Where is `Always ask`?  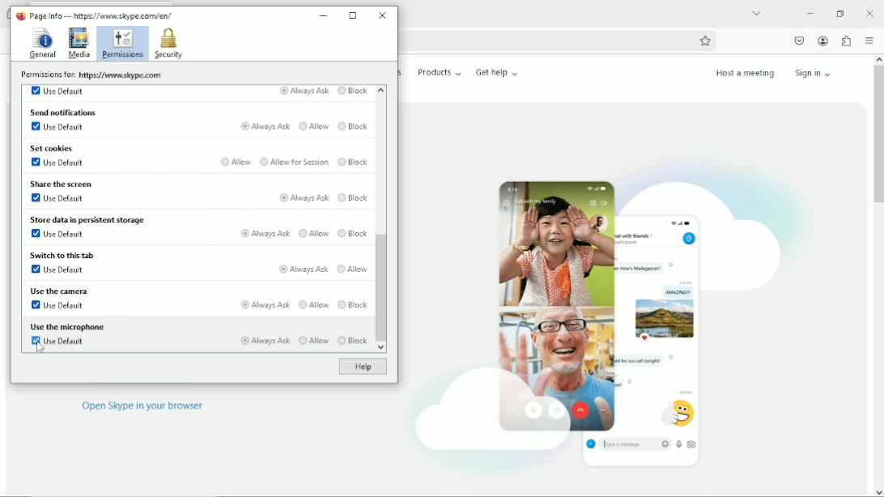
Always ask is located at coordinates (264, 232).